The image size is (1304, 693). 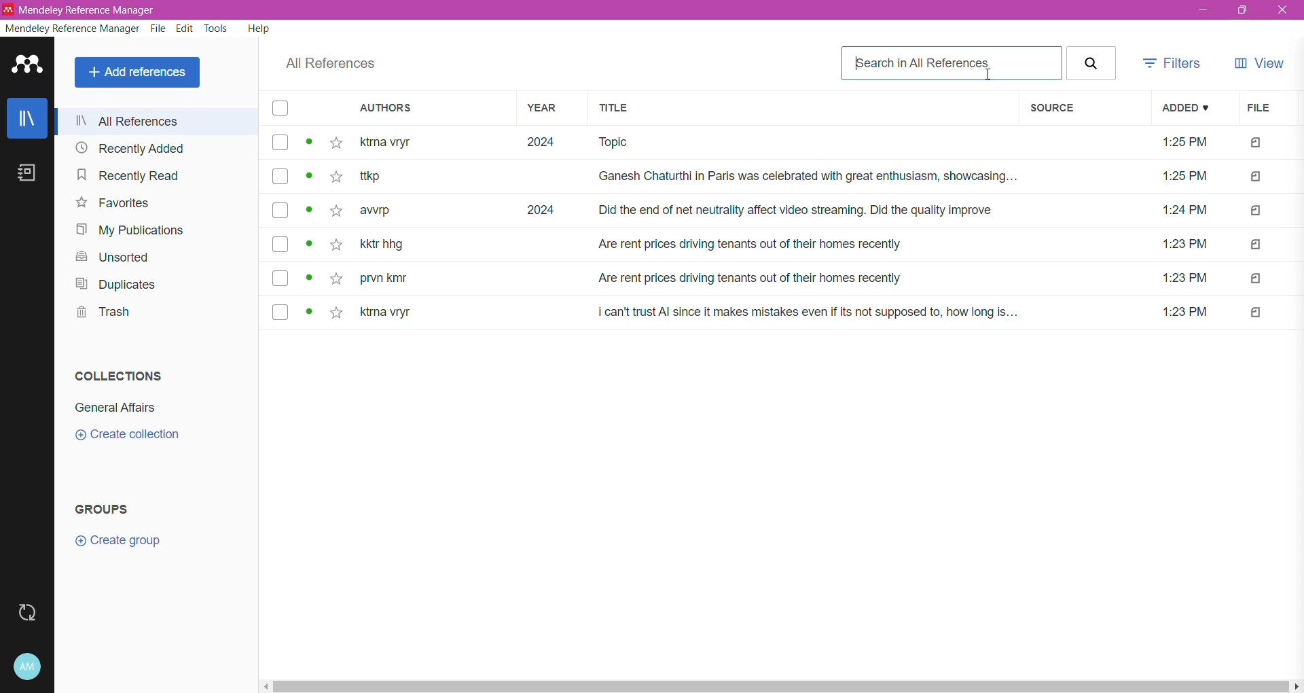 I want to click on File, so click(x=156, y=29).